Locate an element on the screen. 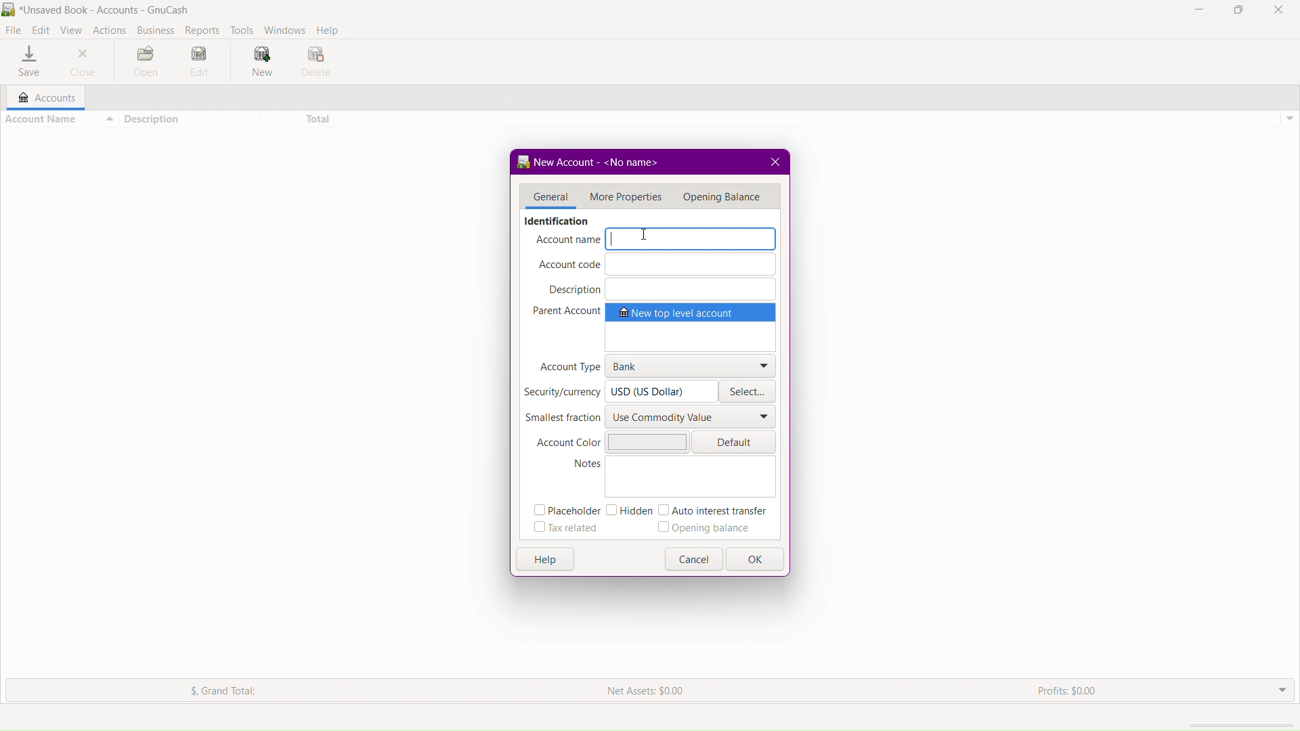  Delete is located at coordinates (316, 63).